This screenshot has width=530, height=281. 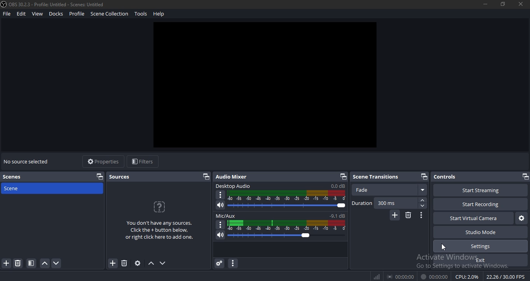 I want to click on delete scene transition, so click(x=408, y=215).